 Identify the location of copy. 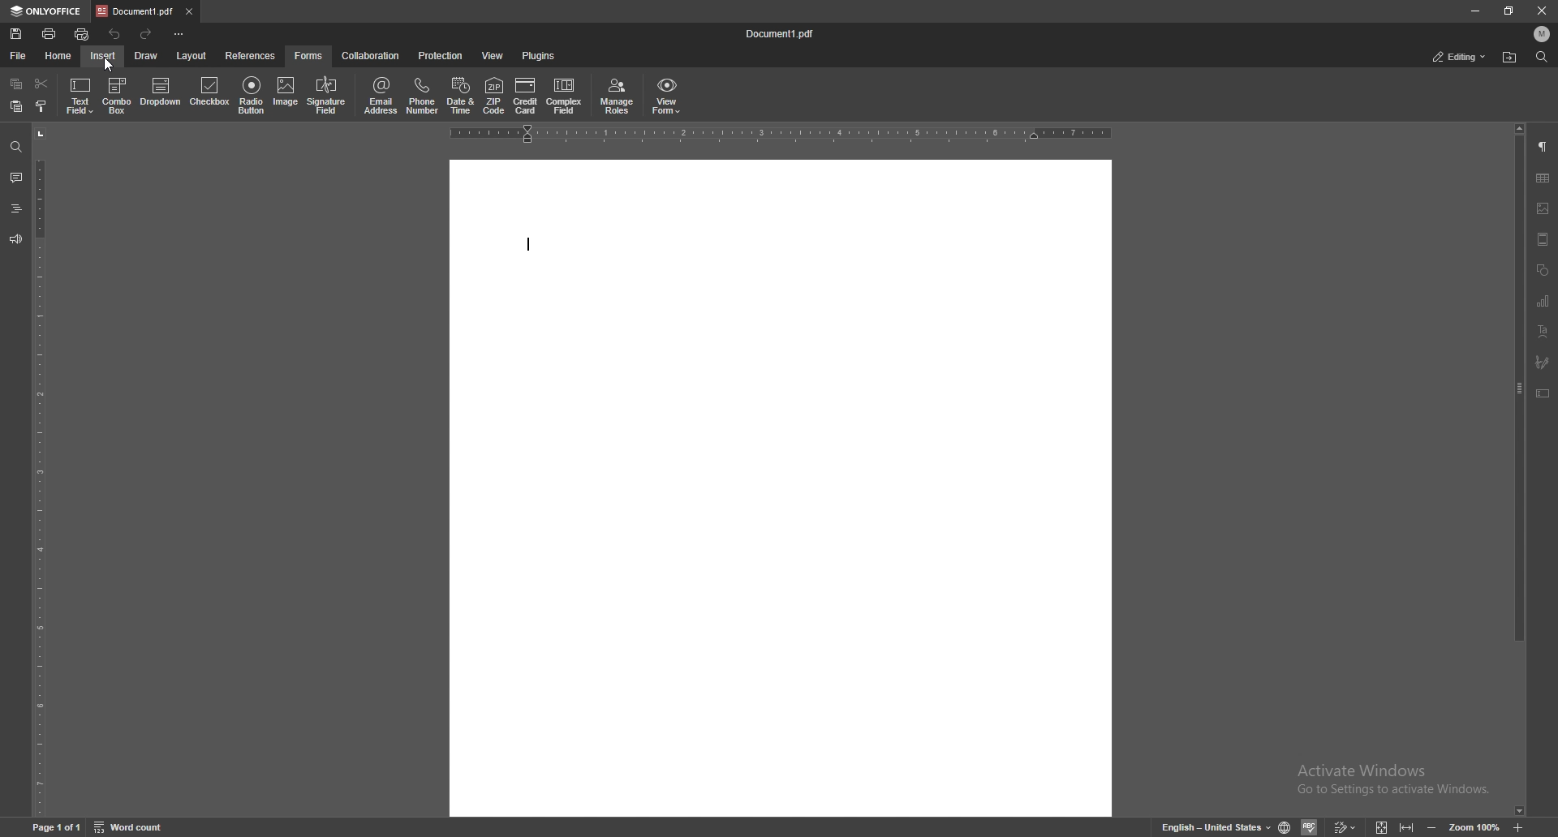
(17, 83).